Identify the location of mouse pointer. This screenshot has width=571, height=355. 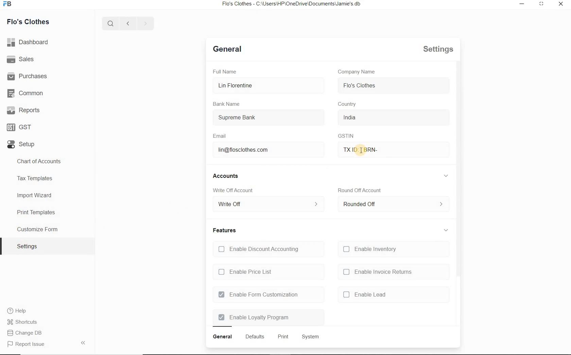
(361, 150).